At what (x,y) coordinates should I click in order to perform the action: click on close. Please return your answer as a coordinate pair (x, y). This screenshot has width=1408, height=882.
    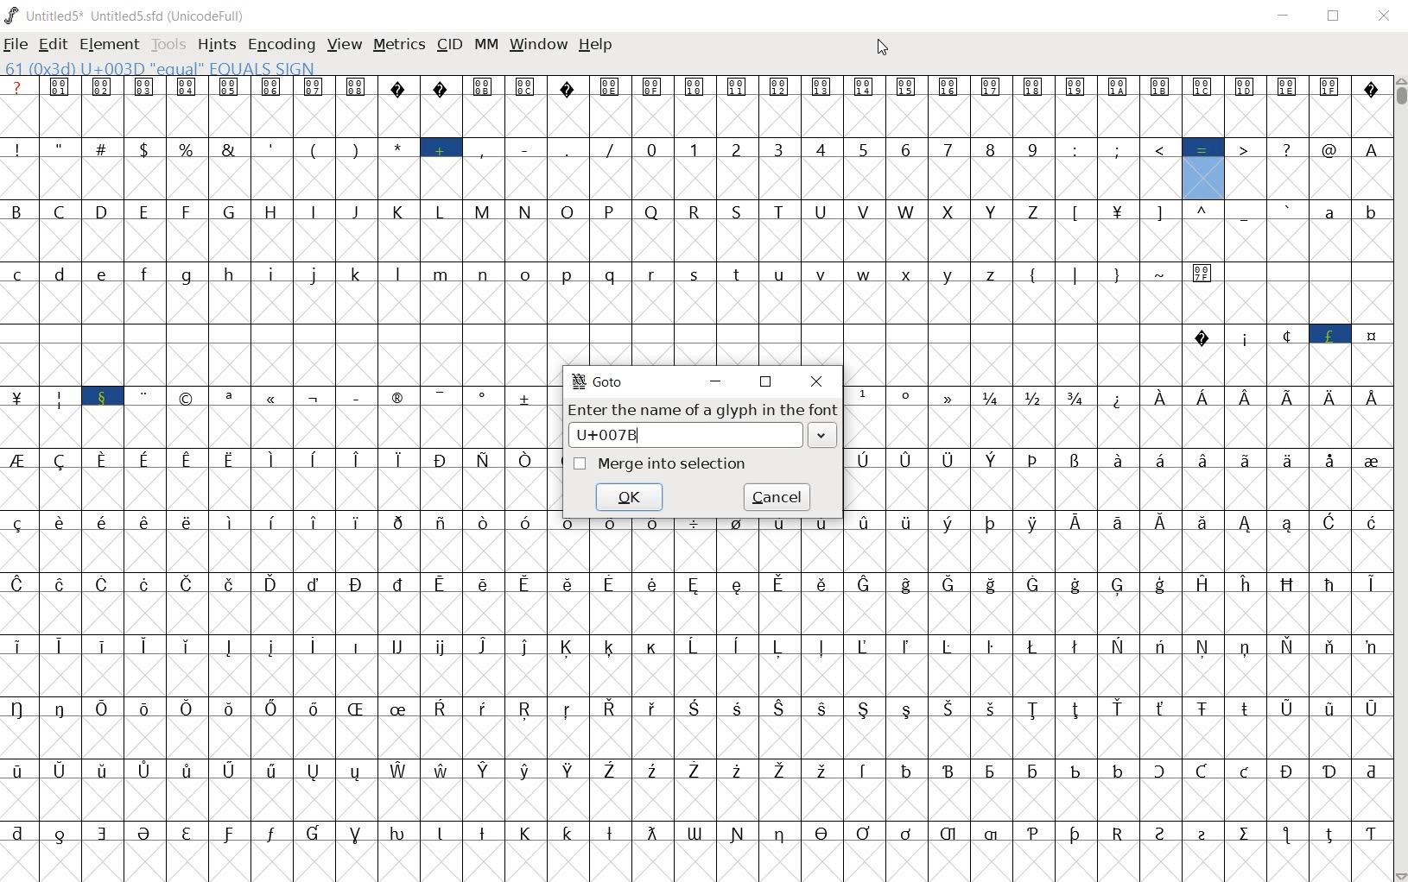
    Looking at the image, I should click on (816, 381).